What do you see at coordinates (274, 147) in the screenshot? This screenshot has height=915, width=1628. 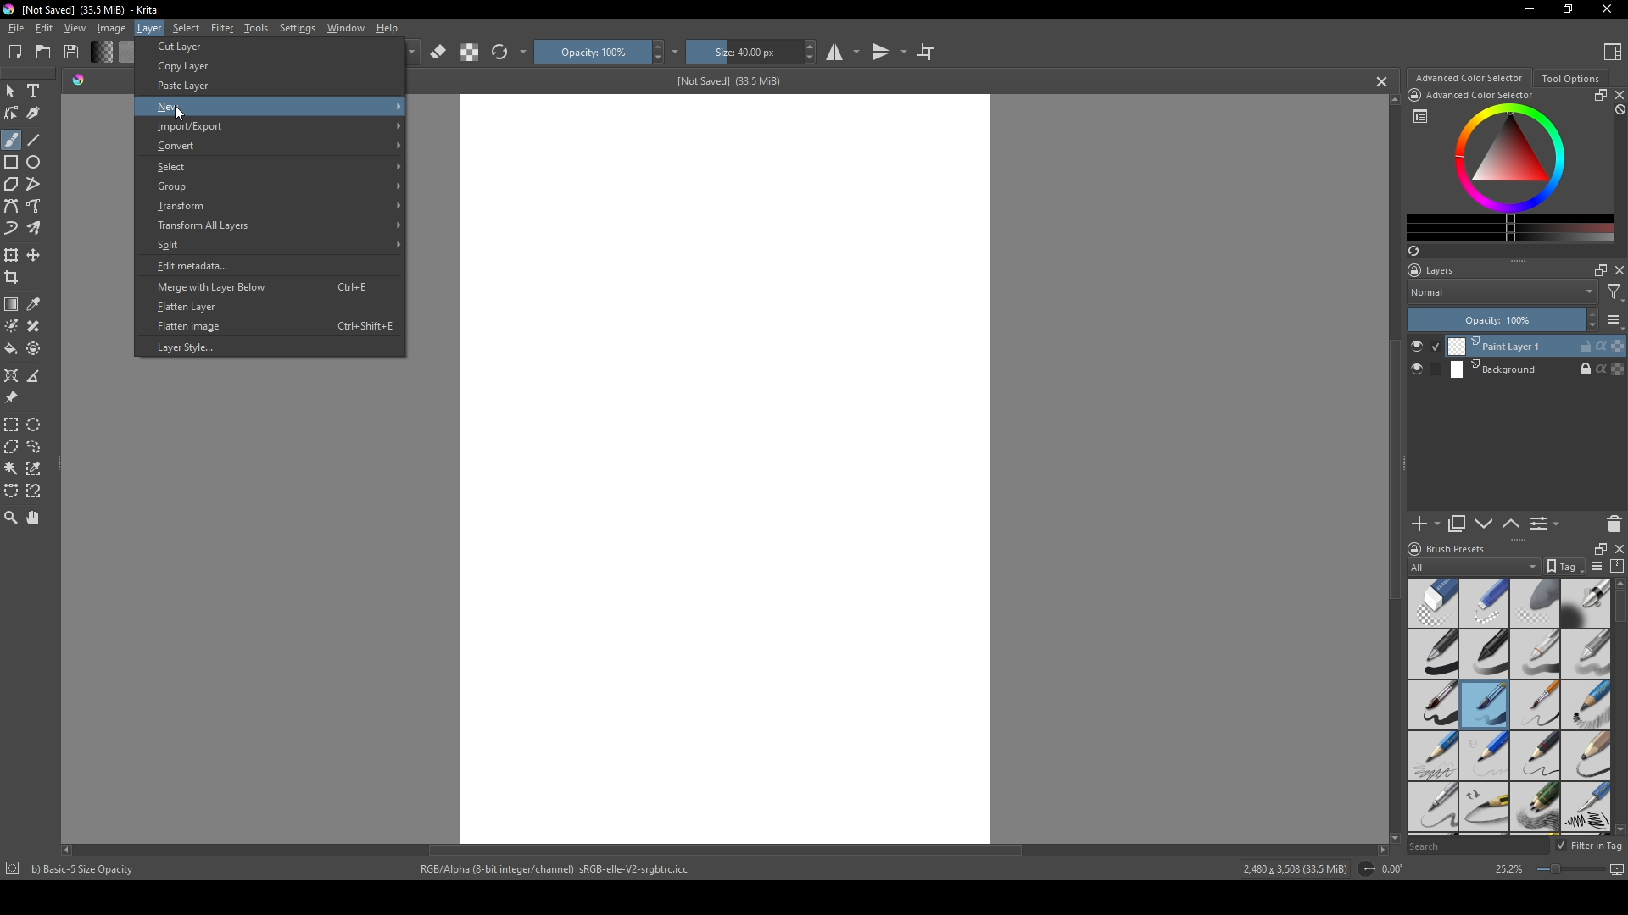 I see `Convert` at bounding box center [274, 147].